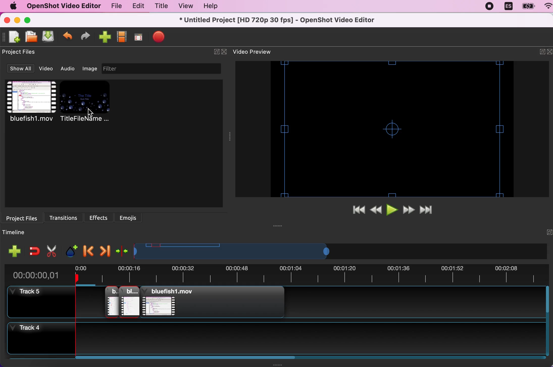  I want to click on rewind, so click(377, 211).